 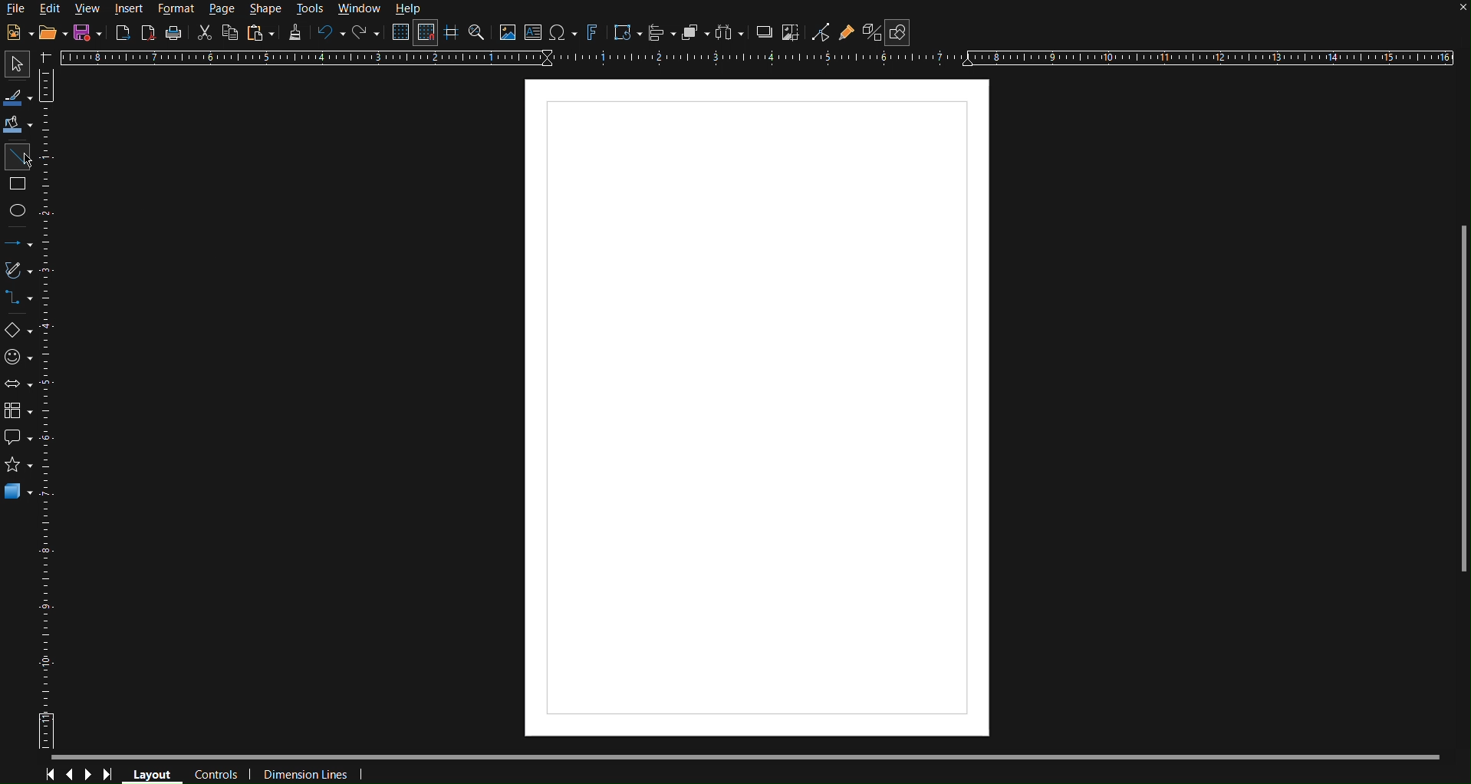 What do you see at coordinates (13, 33) in the screenshot?
I see `` at bounding box center [13, 33].